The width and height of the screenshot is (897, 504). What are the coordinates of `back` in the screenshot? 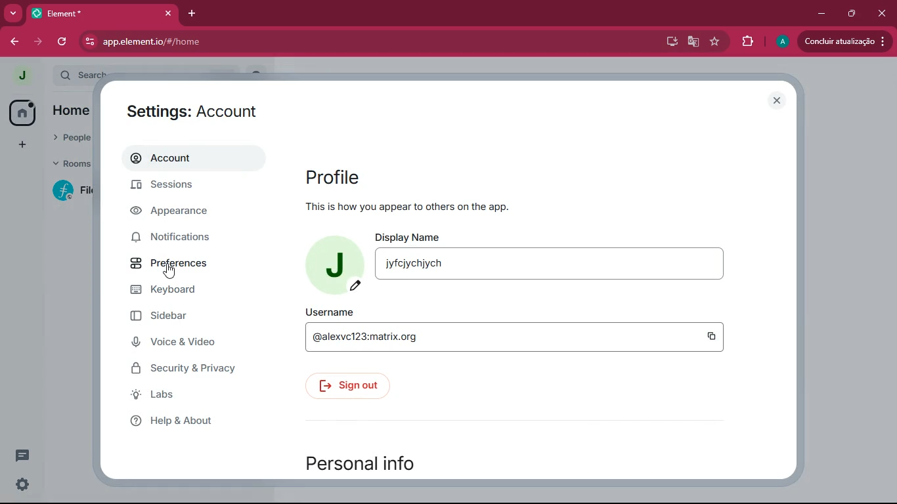 It's located at (16, 42).